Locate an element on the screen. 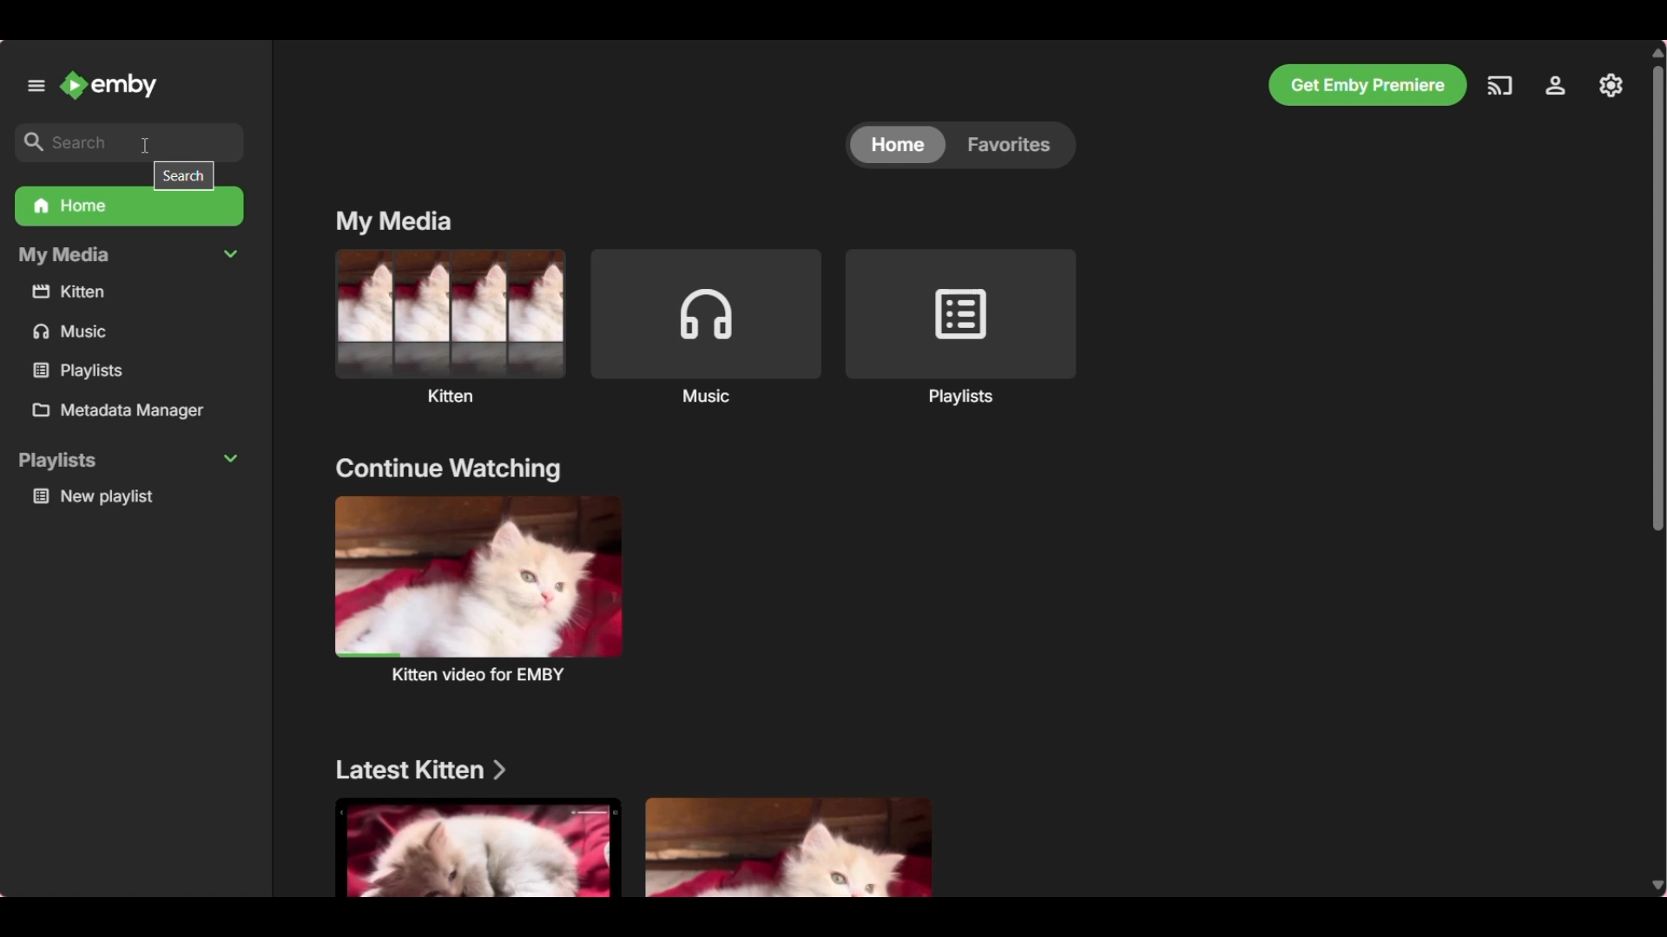  Manage Emby server is located at coordinates (1558, 83).